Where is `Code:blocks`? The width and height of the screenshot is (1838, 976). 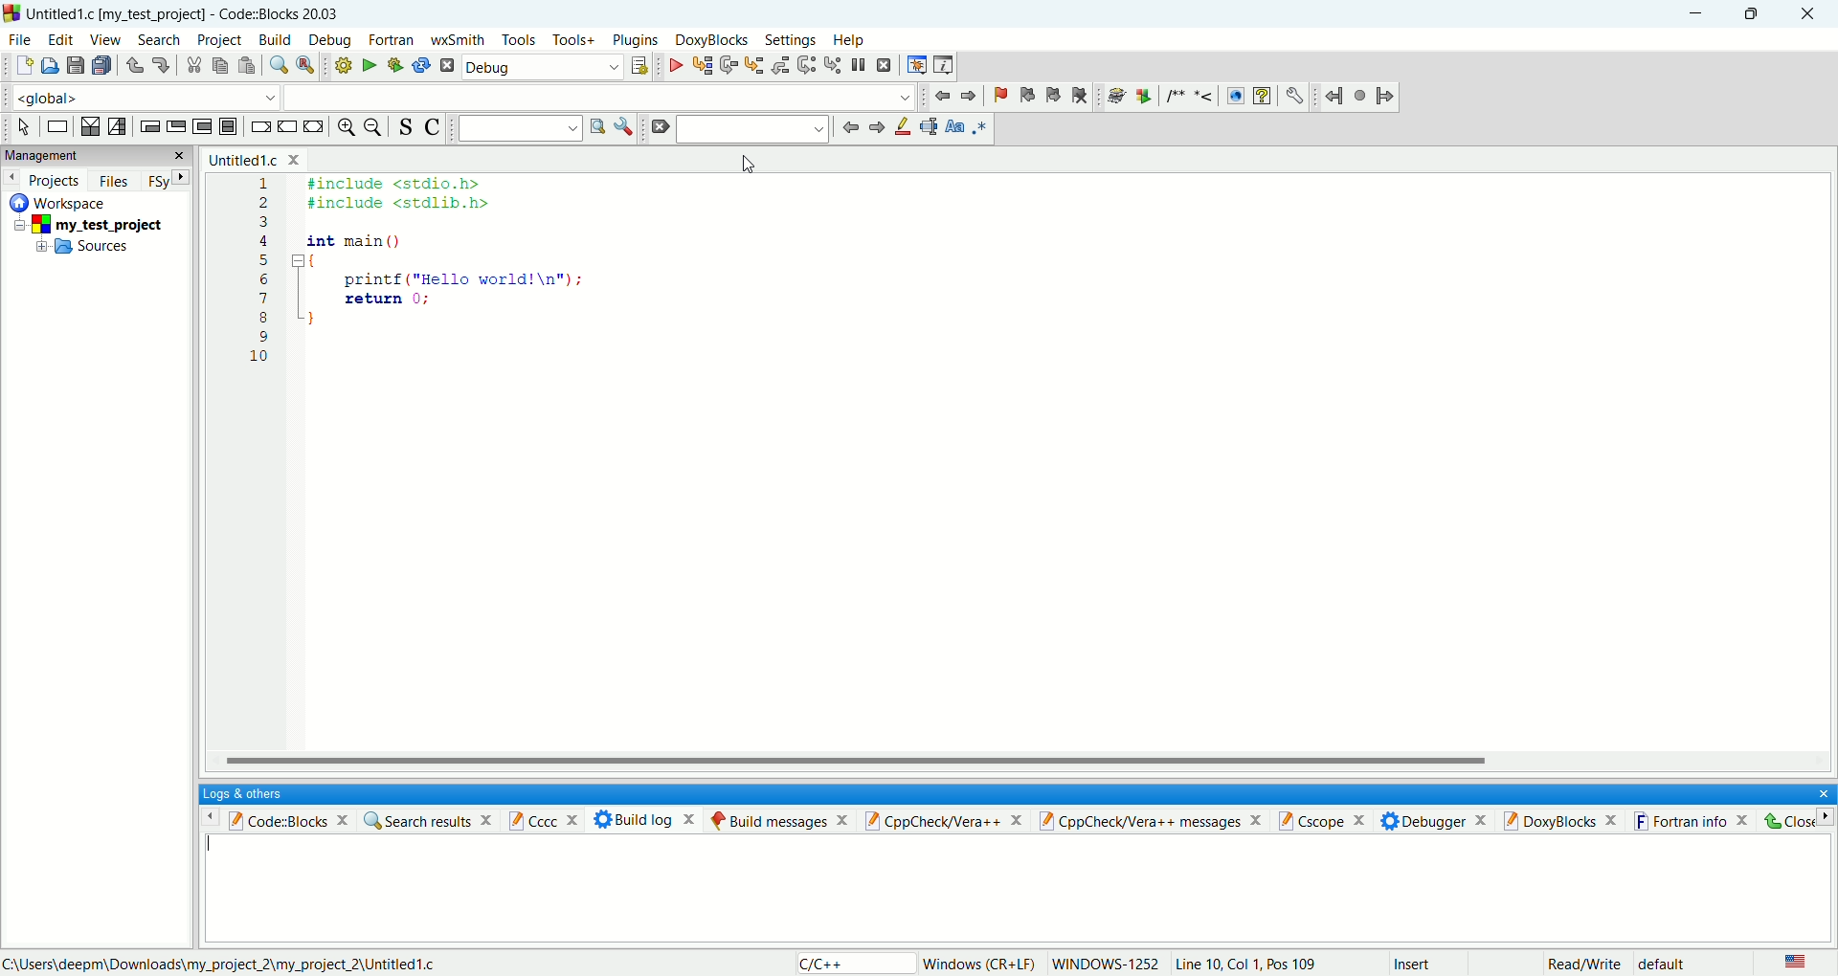 Code:blocks is located at coordinates (275, 818).